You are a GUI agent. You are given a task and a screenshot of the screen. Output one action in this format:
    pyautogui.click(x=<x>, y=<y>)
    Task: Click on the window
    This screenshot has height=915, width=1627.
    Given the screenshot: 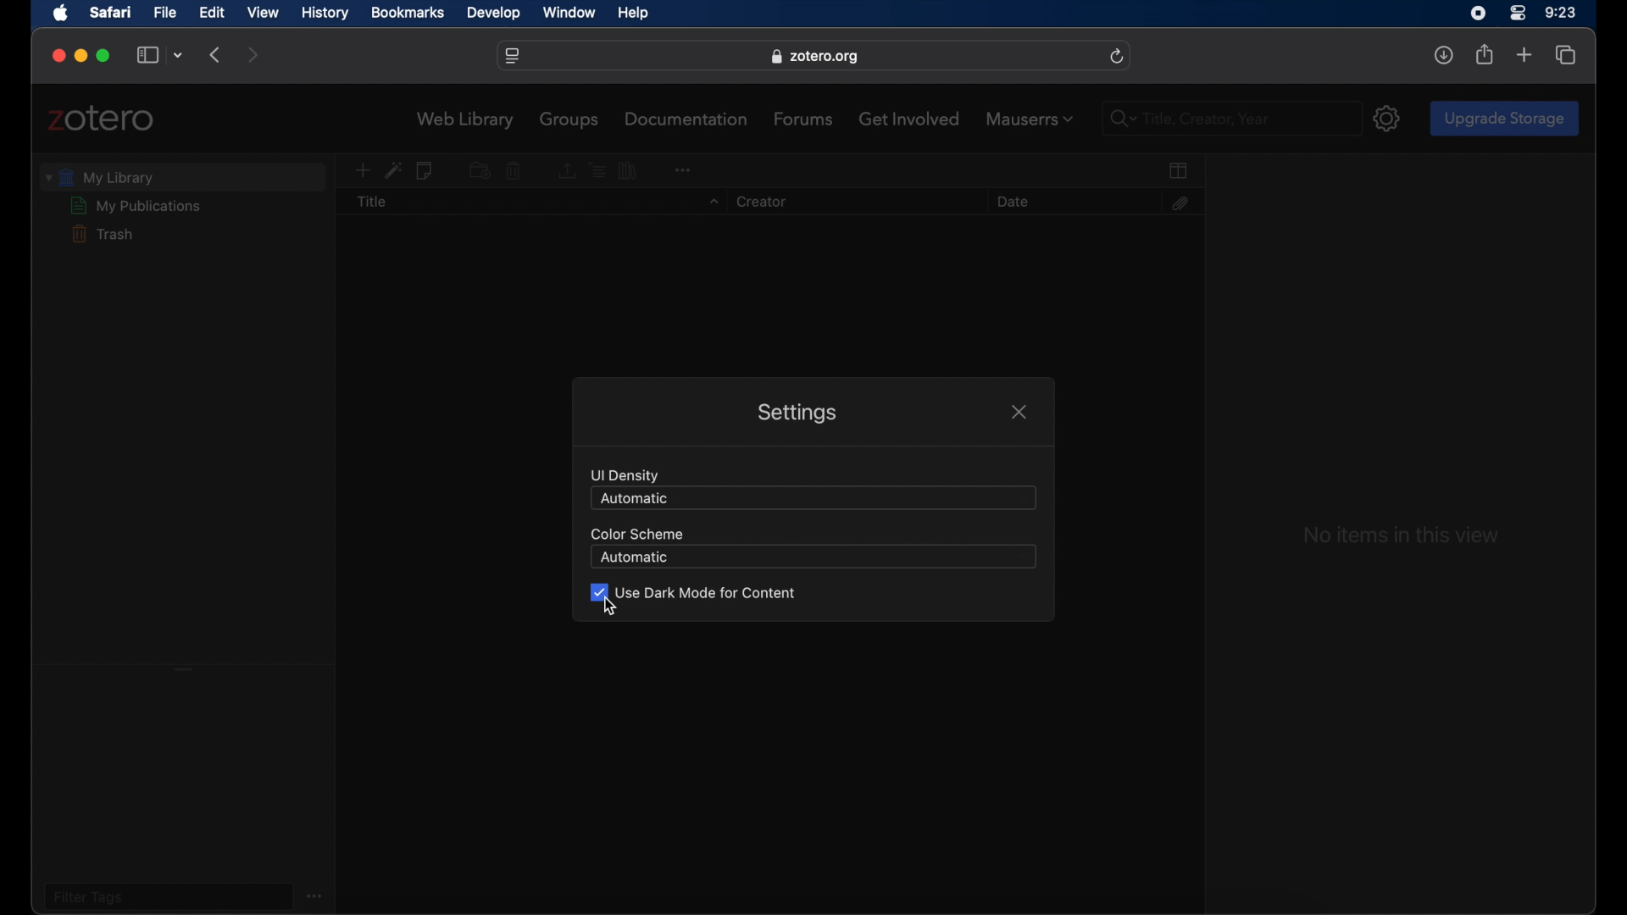 What is the action you would take?
    pyautogui.click(x=571, y=14)
    